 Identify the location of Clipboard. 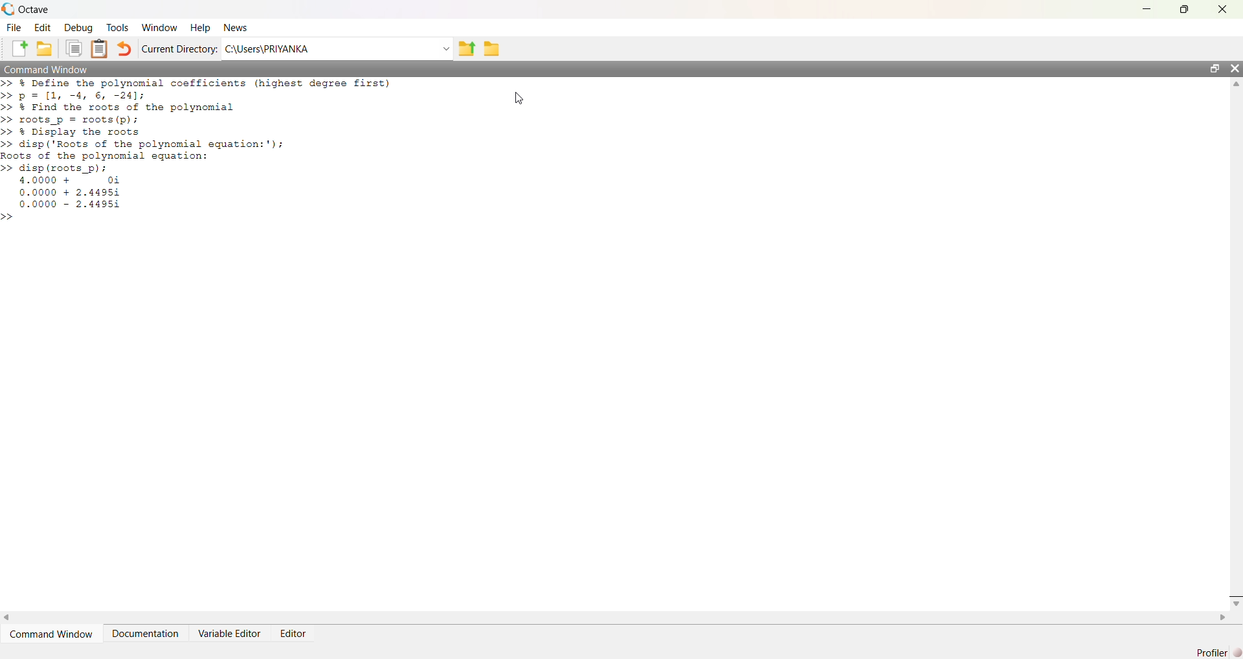
(100, 49).